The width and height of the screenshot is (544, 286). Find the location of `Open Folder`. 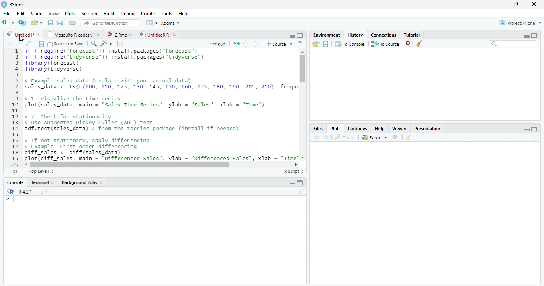

Open Folder is located at coordinates (37, 22).